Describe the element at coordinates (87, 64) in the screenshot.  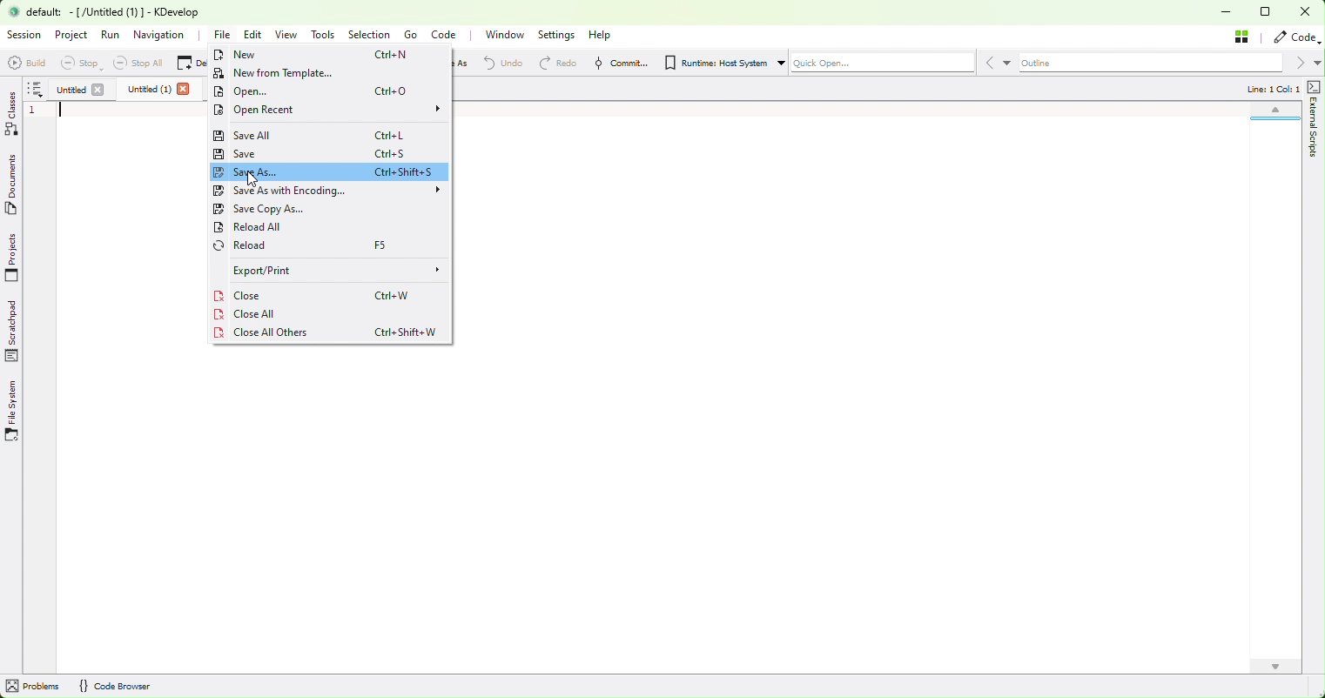
I see `Stop` at that location.